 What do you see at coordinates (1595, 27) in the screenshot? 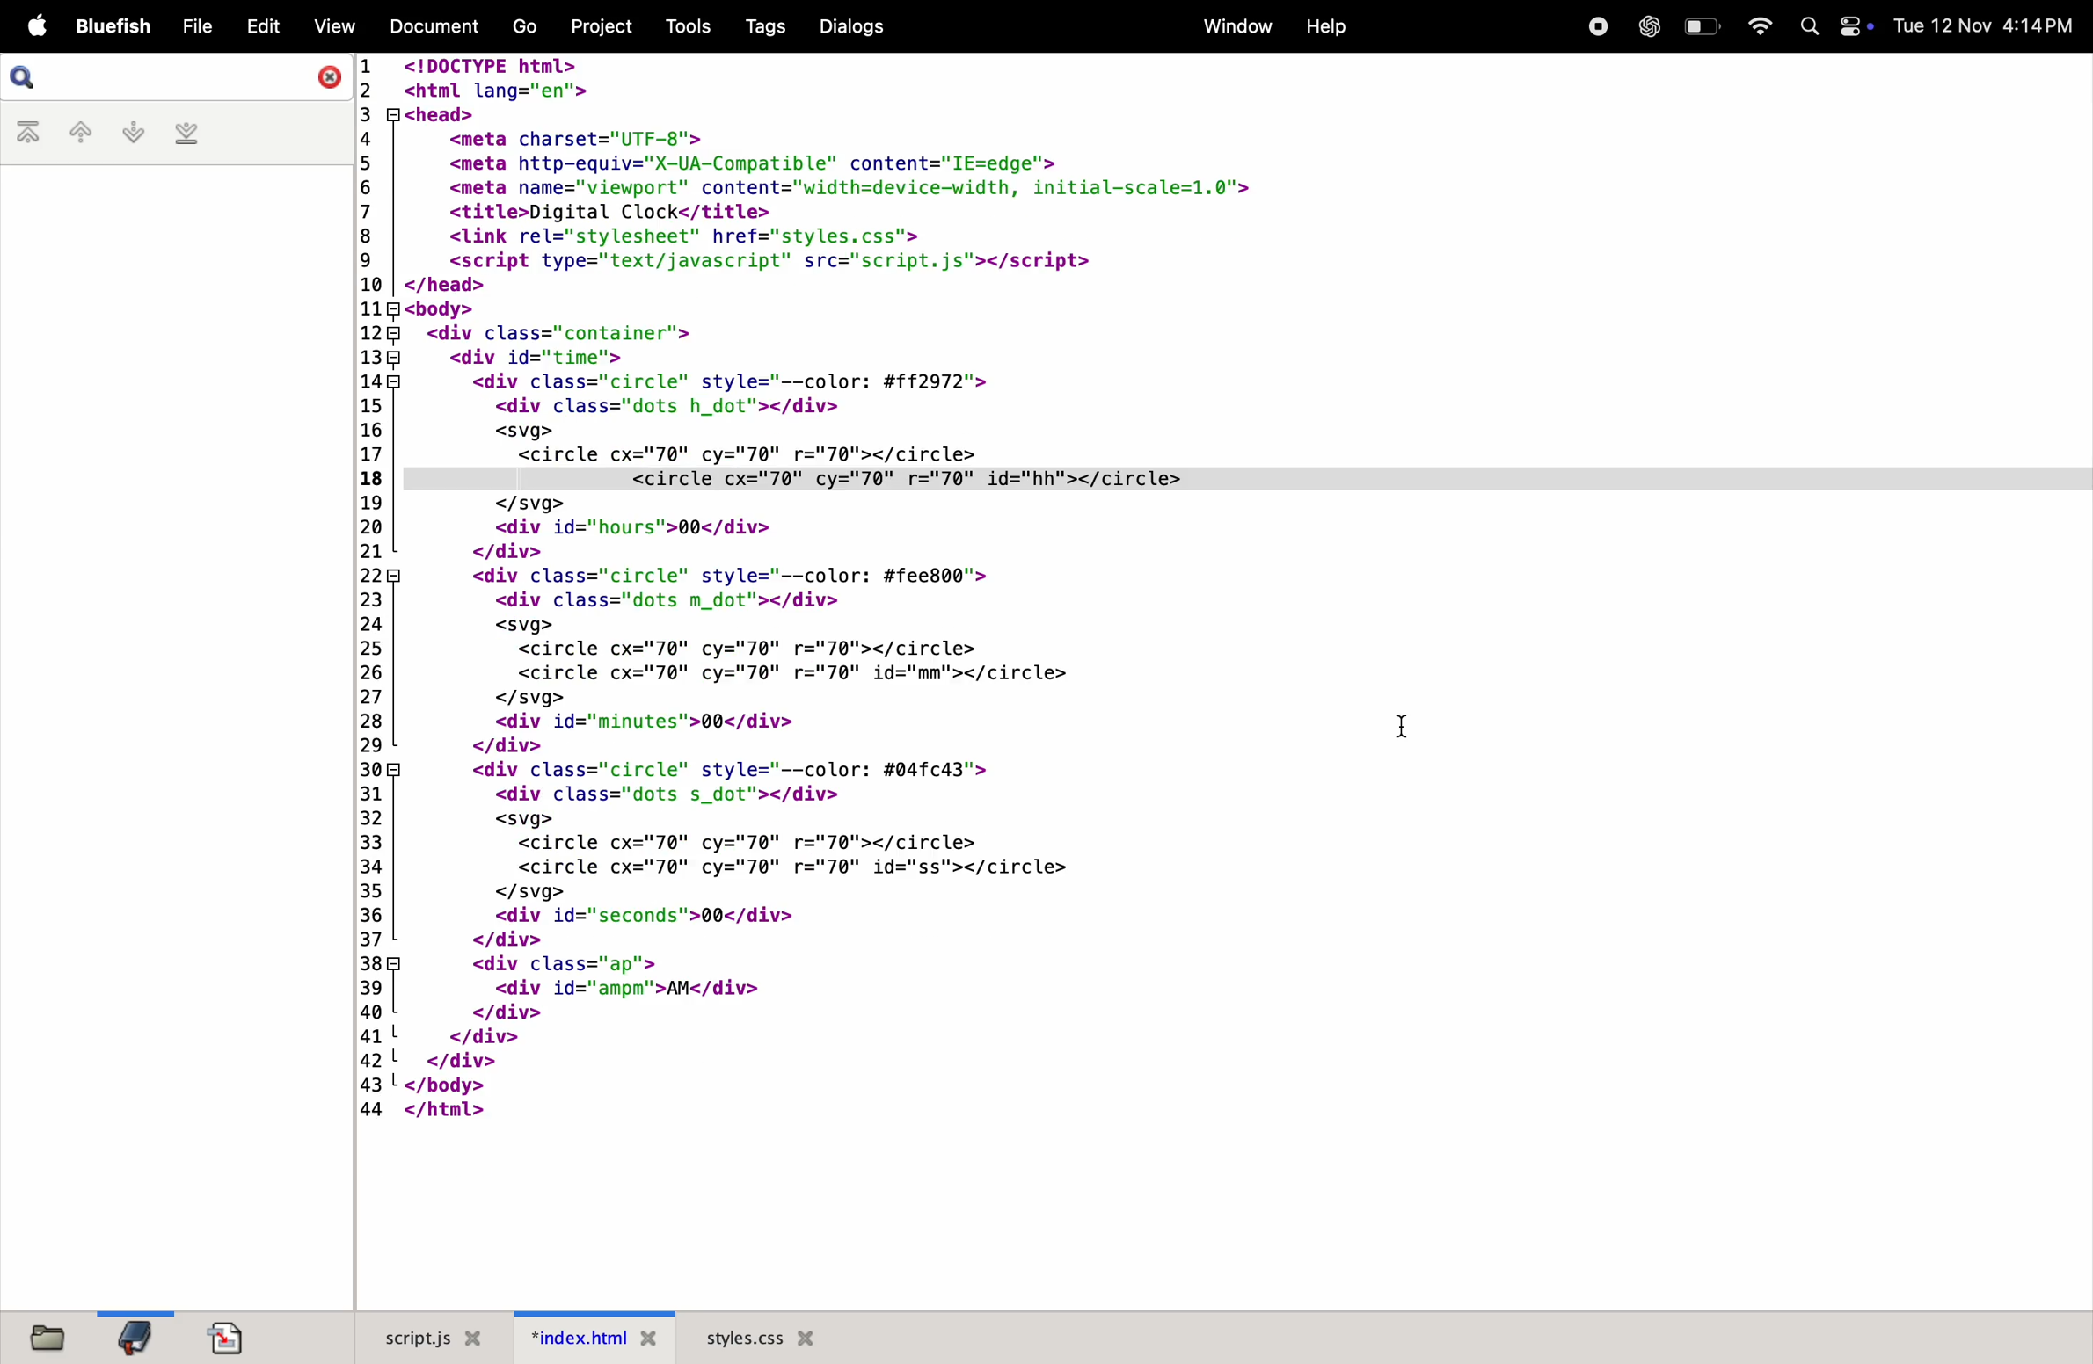
I see `record` at bounding box center [1595, 27].